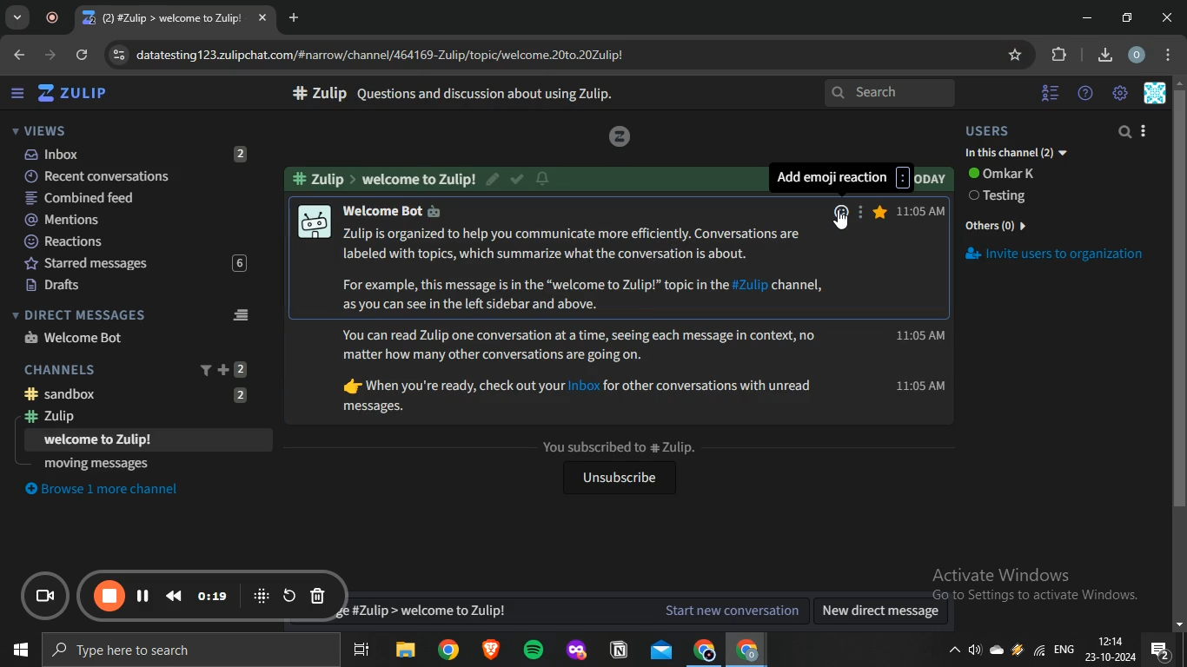 Image resolution: width=1187 pixels, height=667 pixels. I want to click on newdirect message, so click(885, 612).